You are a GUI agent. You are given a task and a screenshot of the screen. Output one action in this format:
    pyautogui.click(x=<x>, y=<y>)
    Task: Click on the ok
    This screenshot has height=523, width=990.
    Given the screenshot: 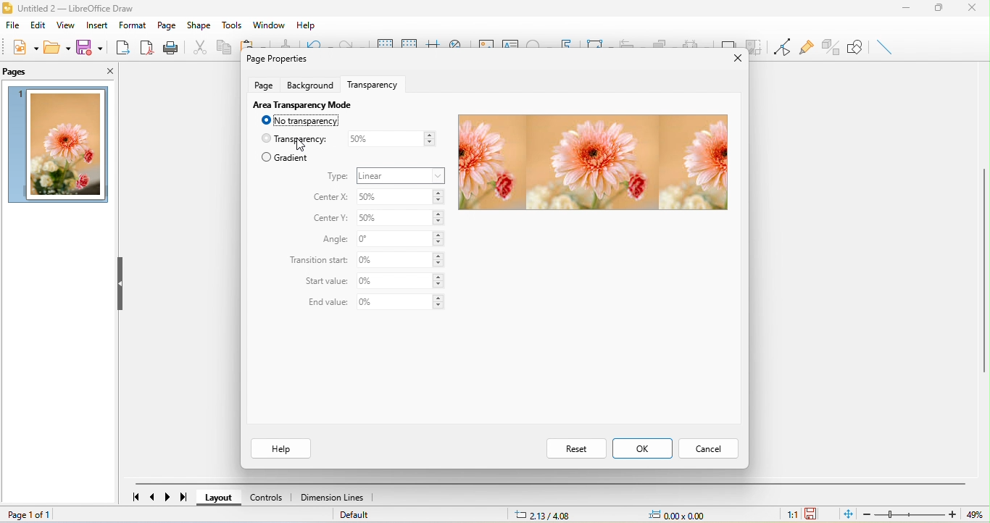 What is the action you would take?
    pyautogui.click(x=642, y=448)
    